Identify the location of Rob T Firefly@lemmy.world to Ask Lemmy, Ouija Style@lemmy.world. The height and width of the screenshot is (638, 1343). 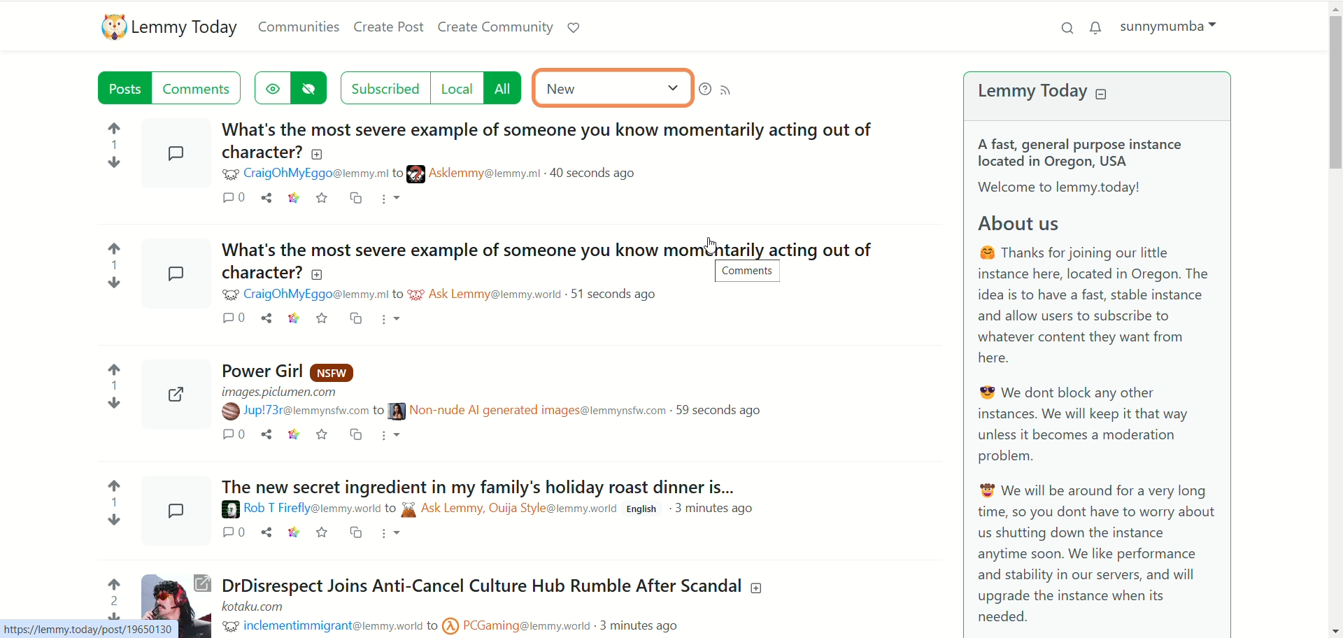
(431, 510).